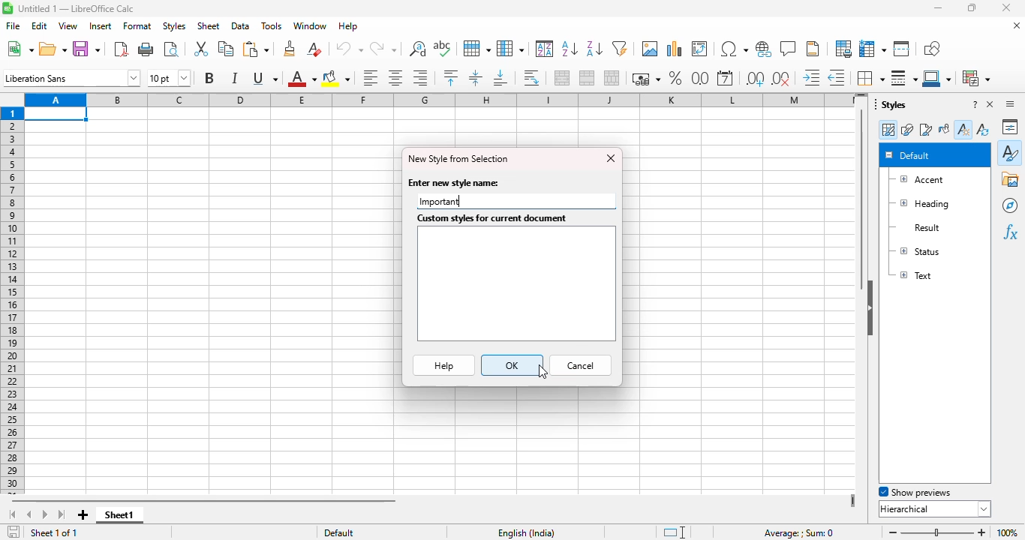 Image resolution: width=1025 pixels, height=540 pixels. I want to click on help about this sidebar deck, so click(975, 103).